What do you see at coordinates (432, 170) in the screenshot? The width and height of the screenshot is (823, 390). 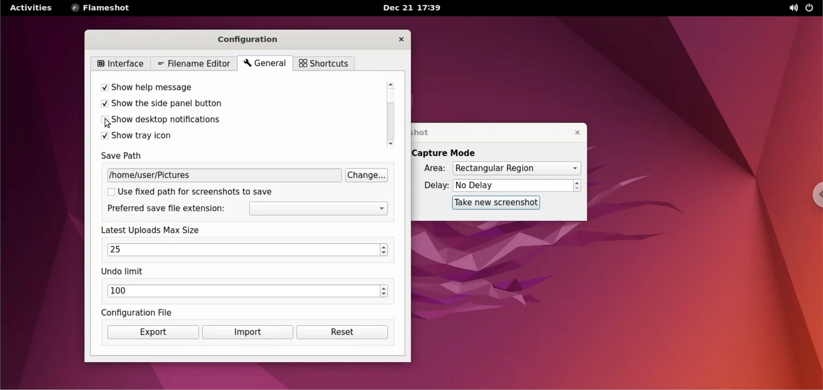 I see `area:` at bounding box center [432, 170].